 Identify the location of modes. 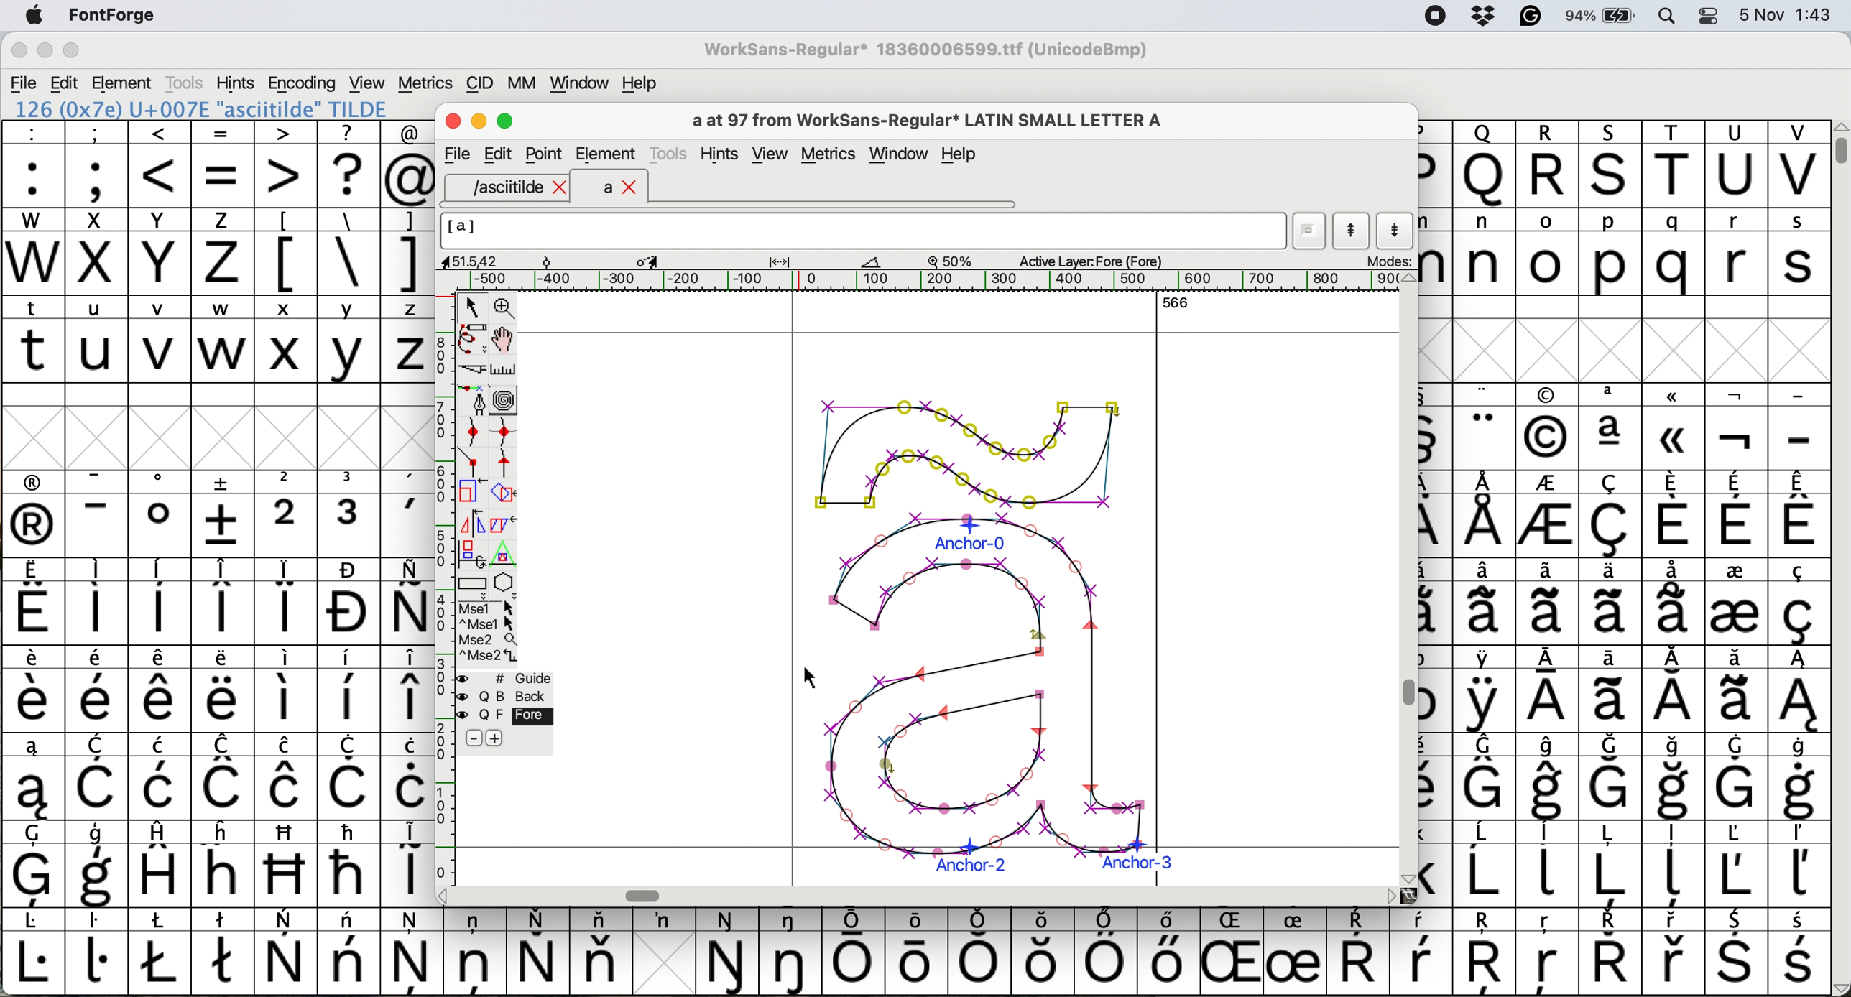
(1388, 260).